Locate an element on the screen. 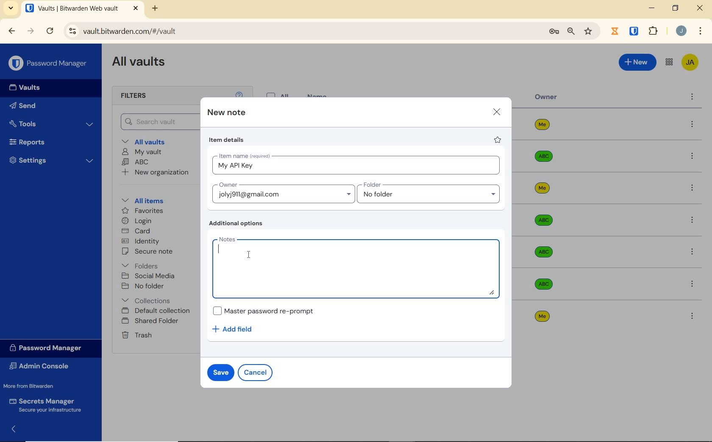  FORWARD is located at coordinates (31, 32).